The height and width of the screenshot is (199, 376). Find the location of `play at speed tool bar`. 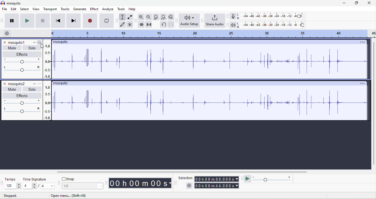

play at speed tool bar is located at coordinates (243, 179).